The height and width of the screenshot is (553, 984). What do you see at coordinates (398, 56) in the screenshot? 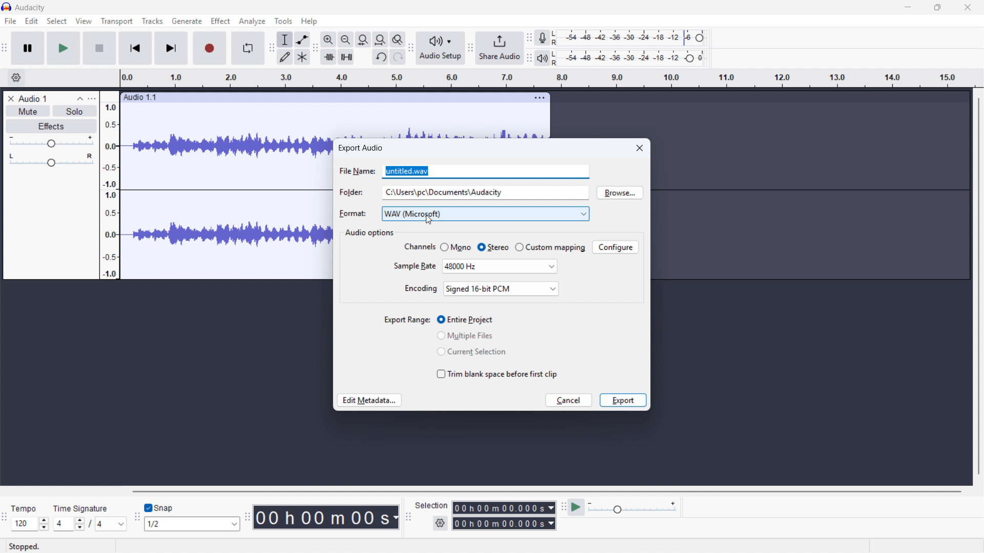
I see `Redo ` at bounding box center [398, 56].